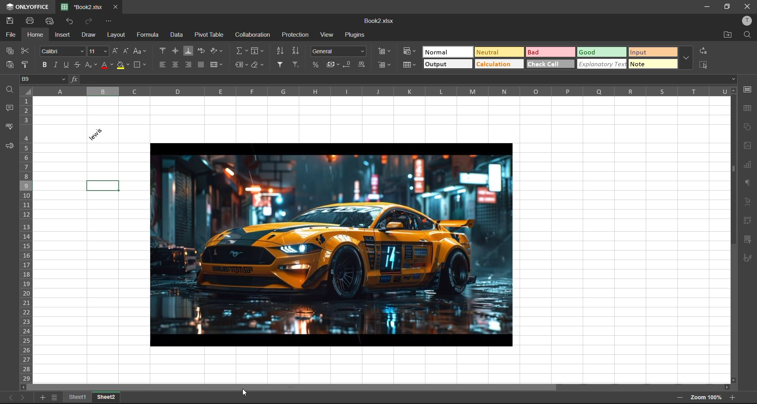 The width and height of the screenshot is (757, 404). Describe the element at coordinates (124, 66) in the screenshot. I see `fill color` at that location.